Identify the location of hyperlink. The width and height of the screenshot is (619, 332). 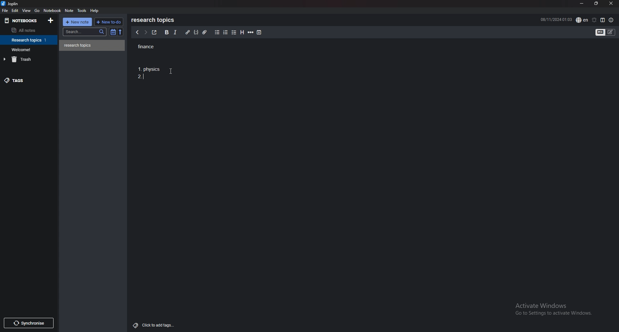
(187, 32).